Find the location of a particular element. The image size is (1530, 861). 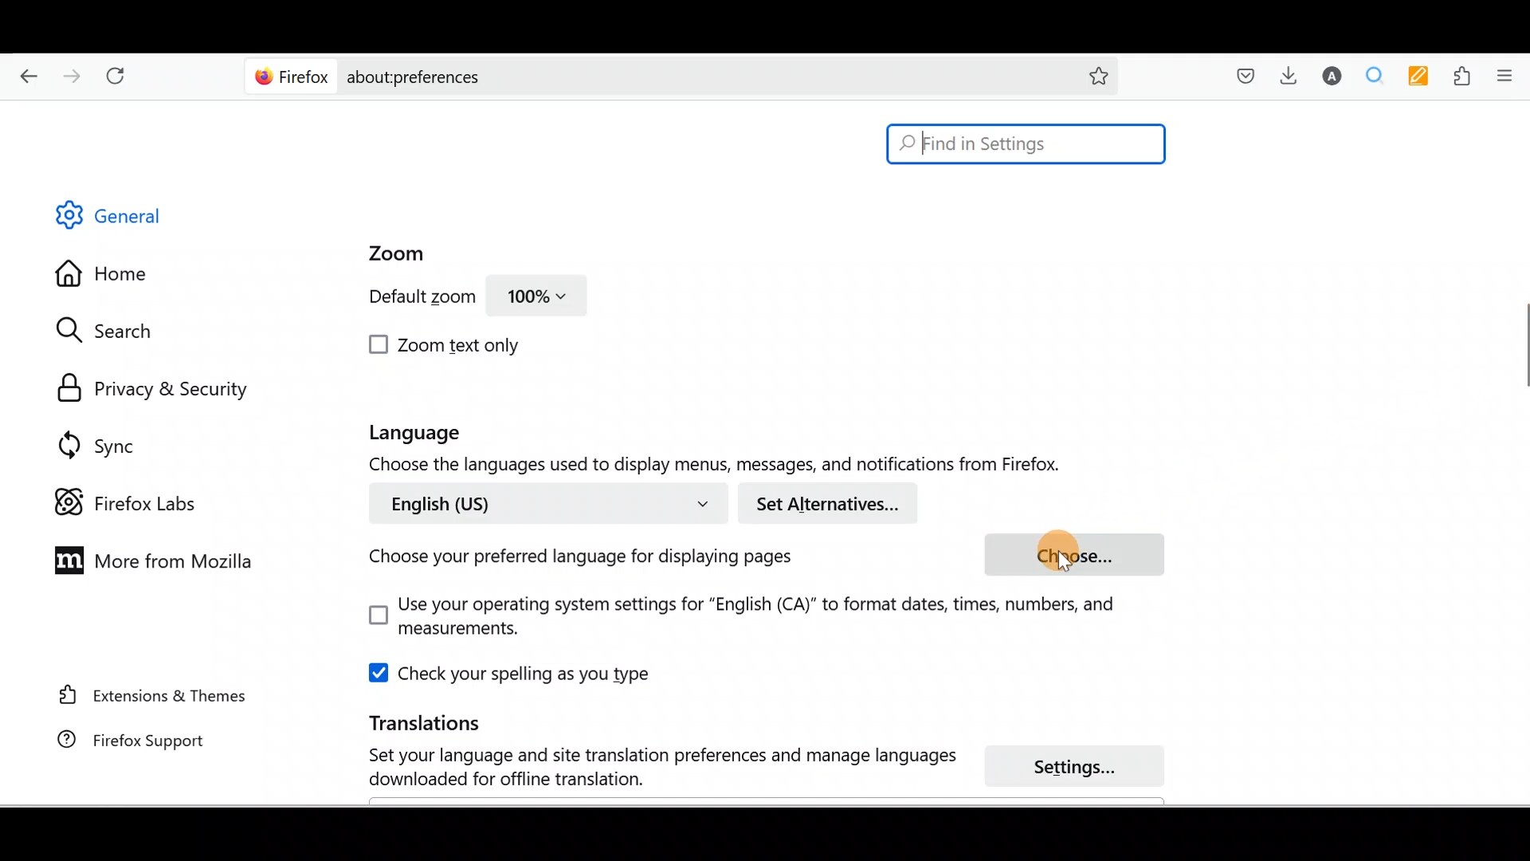

Set alternatives is located at coordinates (834, 504).